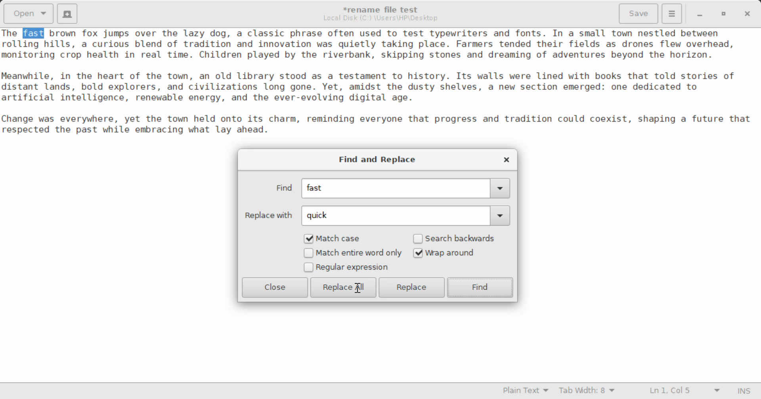 This screenshot has width=761, height=399. I want to click on Ihe Tast brown Tox jumps over the lazy dog, a classic phrase often used to test typewriters and fonts. In a small town nestled between
rolling hills, a curious blend of tradition and innovation was quietly taking place. Farmers tended their fields as drones flew overhead,
nonitoring crop health in real time. Children played by the riverbank, skipping stones and dreaming of adventures beyond the horizon.
leanwhile, in the heart of the town, an old library stood as a testament to history. Its walls were lined with books that told stories of
iistant lands, bold explorers, and civilizations long gone. Yet, amidst the dusty shelves, a new section emerged: one dedicated to
artificial intelligence, renewable energy, and the ever-evolving digital age.

“hange was everywhere, yet the town held onto its charm, reminding everyone that progress and tradition could coexist, shaping a future that
respected the past while embracing what lay ahead., so click(380, 89).